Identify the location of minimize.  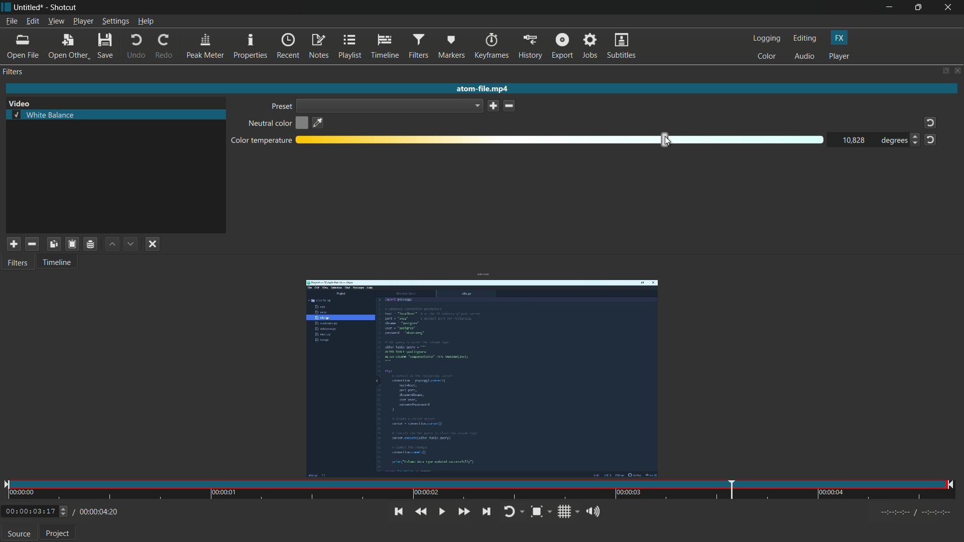
(889, 8).